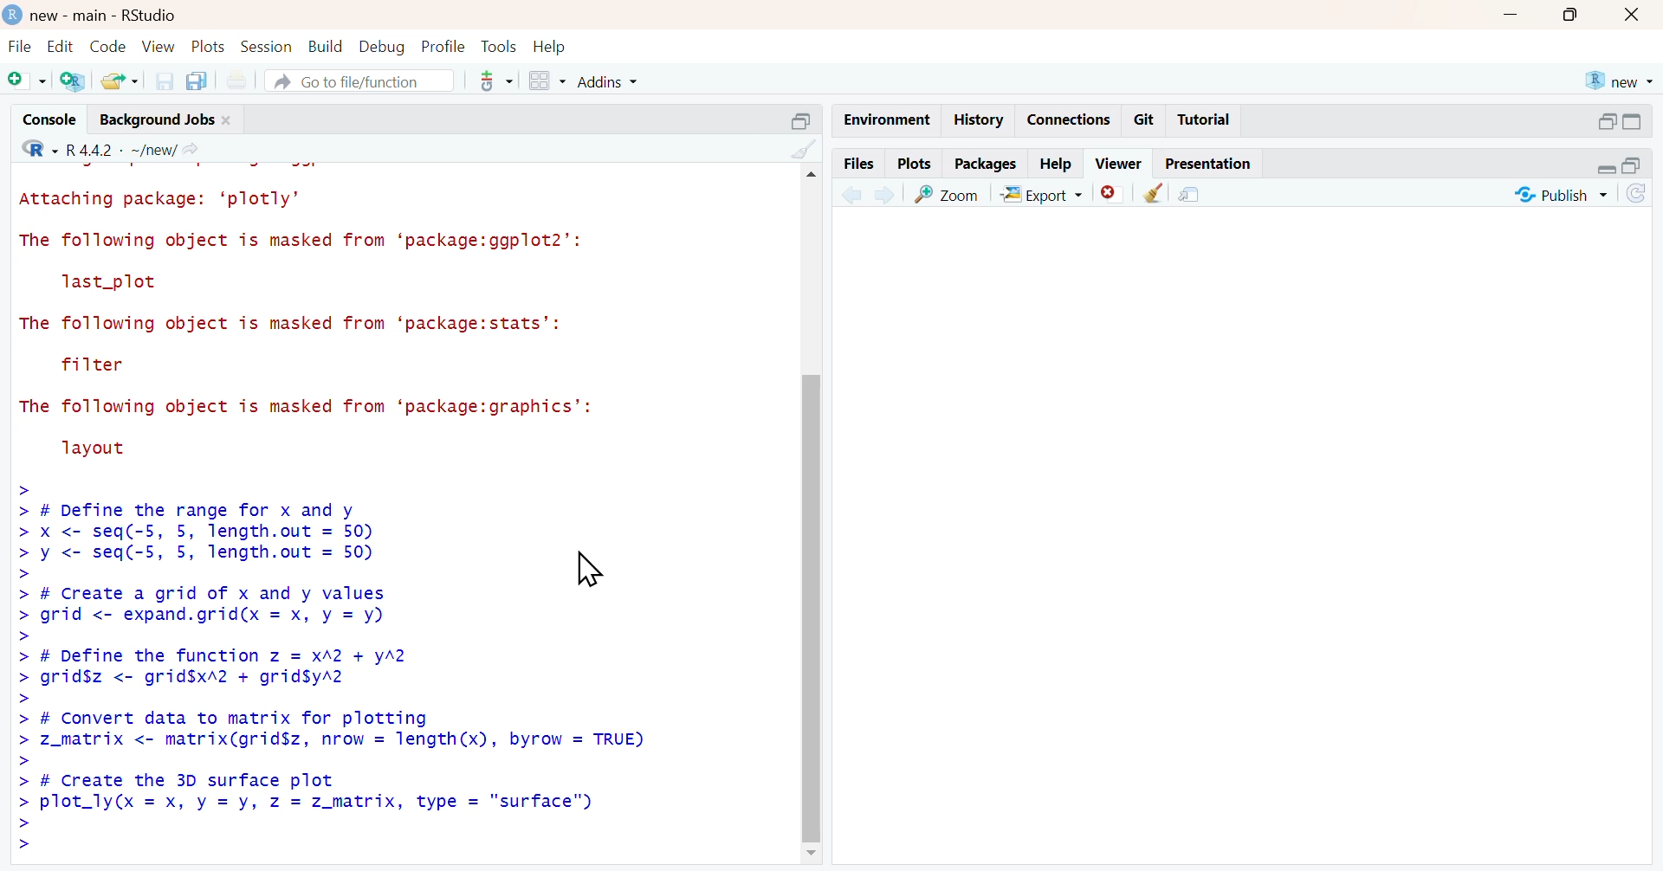  What do you see at coordinates (210, 48) in the screenshot?
I see `plots` at bounding box center [210, 48].